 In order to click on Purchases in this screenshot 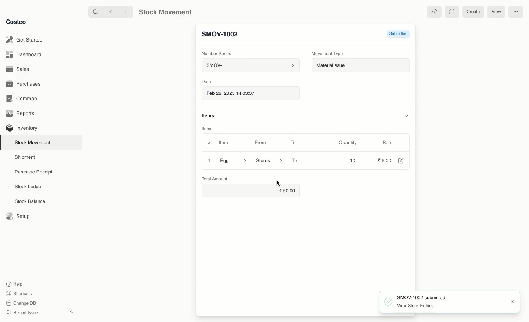, I will do `click(25, 85)`.